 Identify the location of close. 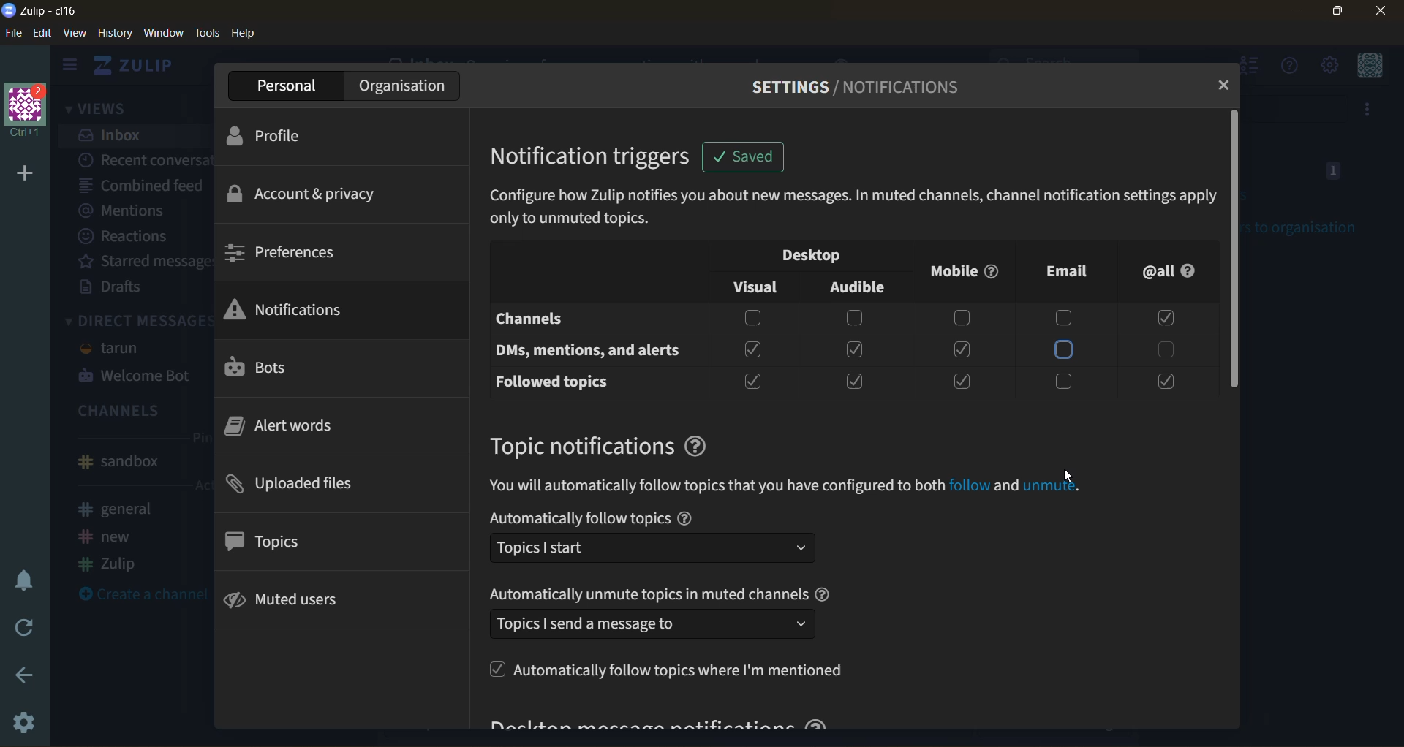
(1378, 12).